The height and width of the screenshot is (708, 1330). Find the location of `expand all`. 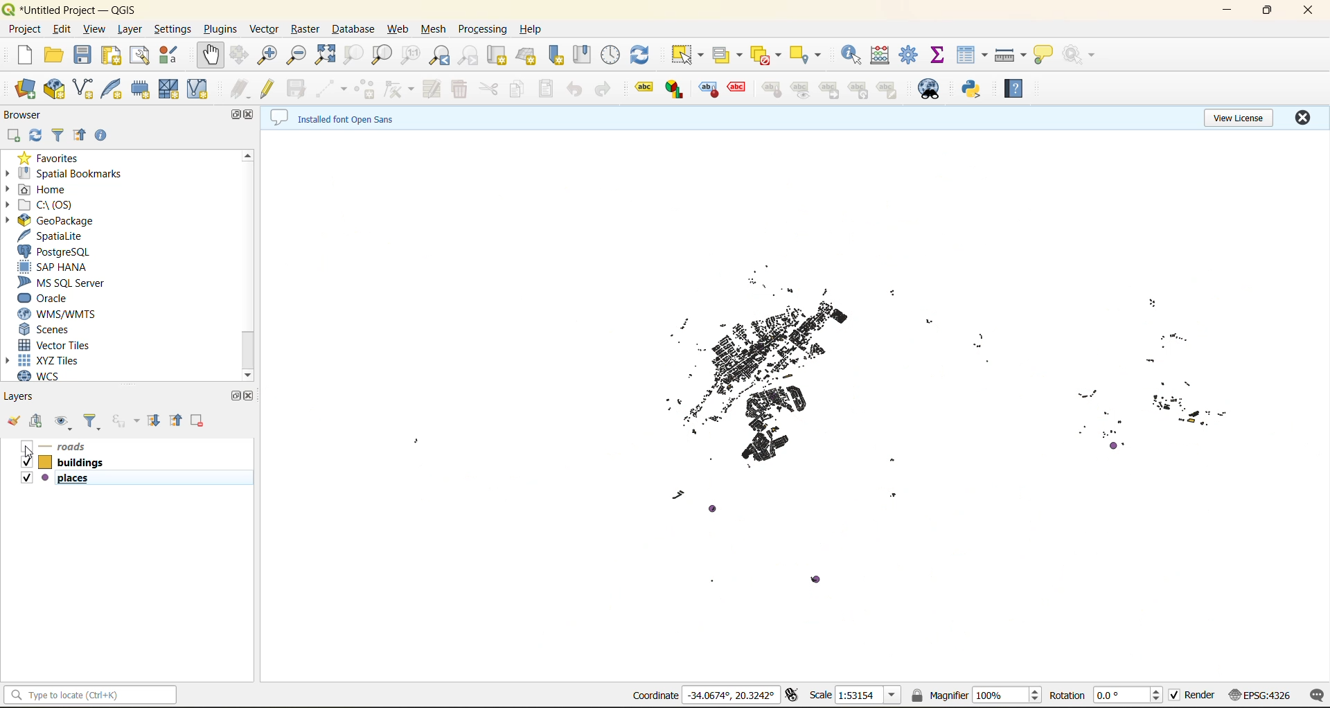

expand all is located at coordinates (158, 418).